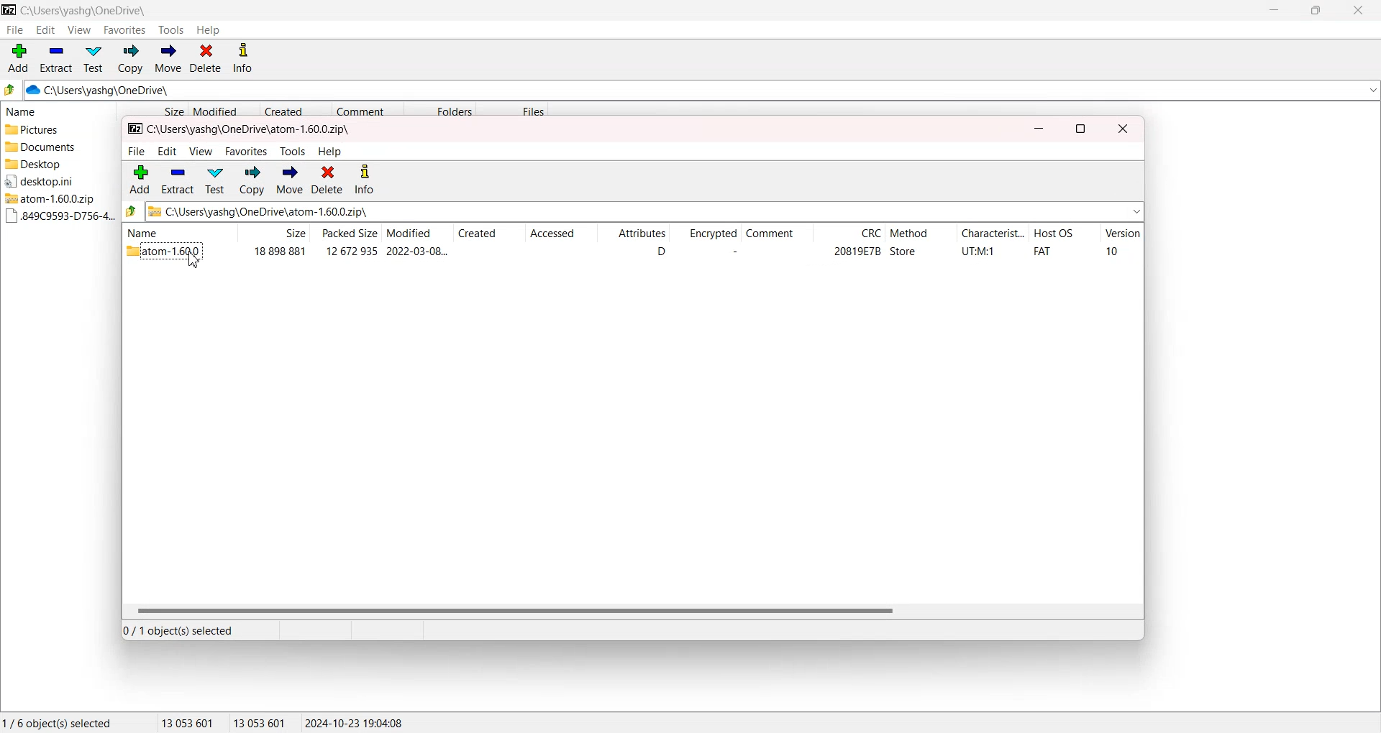 This screenshot has height=733, width=1381. I want to click on Comment, so click(368, 110).